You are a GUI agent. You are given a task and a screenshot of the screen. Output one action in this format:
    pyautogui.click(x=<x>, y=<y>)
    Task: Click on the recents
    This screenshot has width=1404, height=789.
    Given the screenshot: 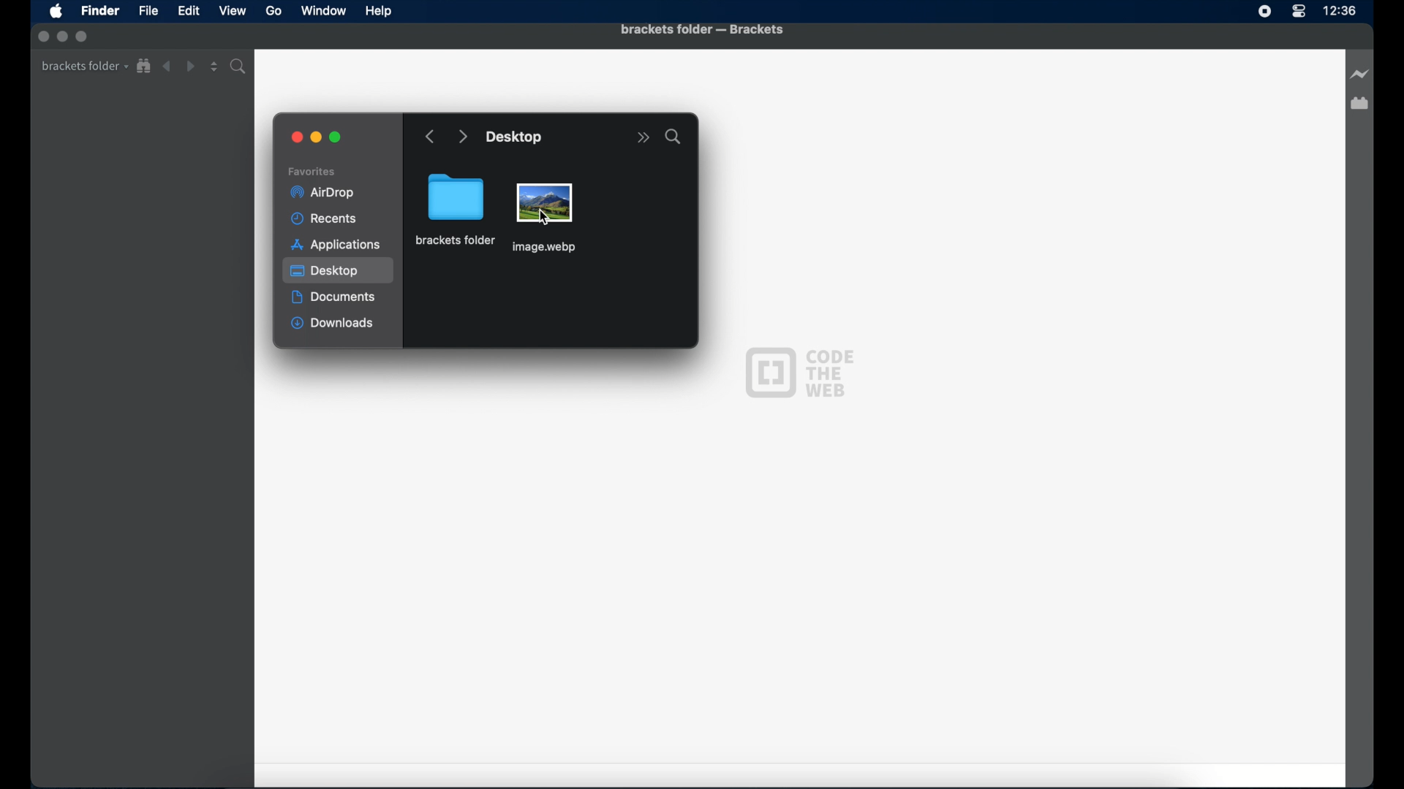 What is the action you would take?
    pyautogui.click(x=327, y=219)
    